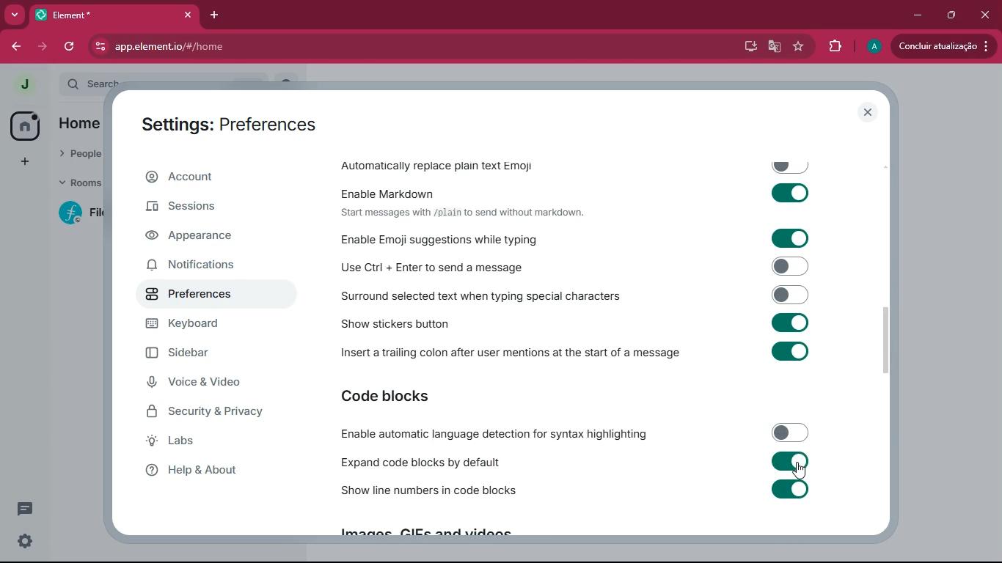  What do you see at coordinates (69, 48) in the screenshot?
I see `refresh` at bounding box center [69, 48].